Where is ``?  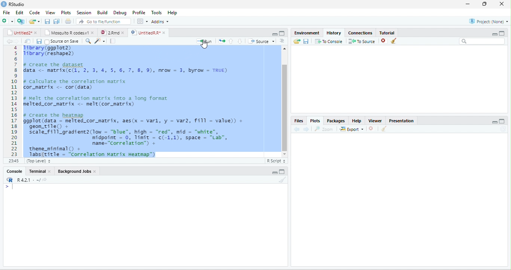  is located at coordinates (241, 40).